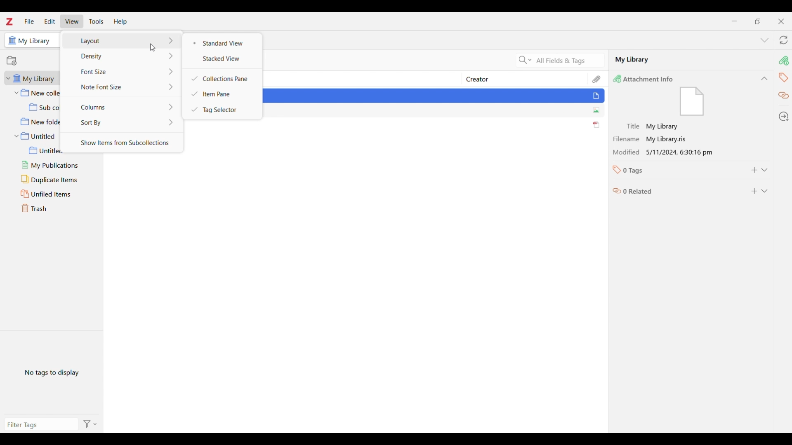 The image size is (792, 445). What do you see at coordinates (785, 75) in the screenshot?
I see `tags` at bounding box center [785, 75].